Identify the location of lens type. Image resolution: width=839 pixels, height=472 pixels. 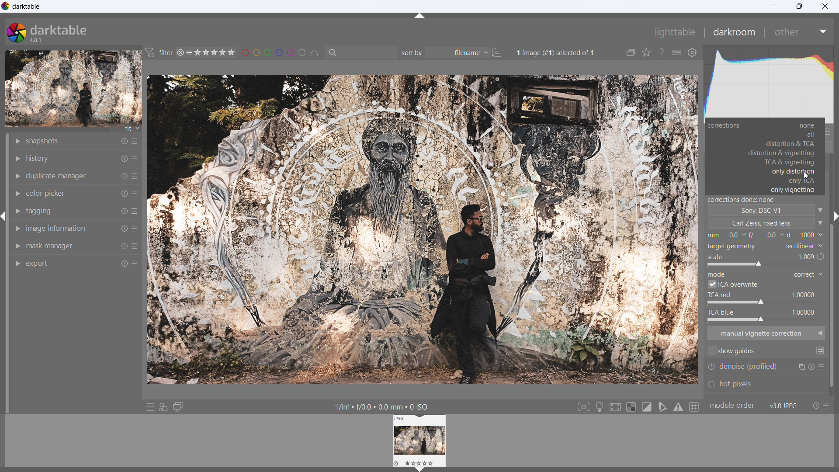
(766, 223).